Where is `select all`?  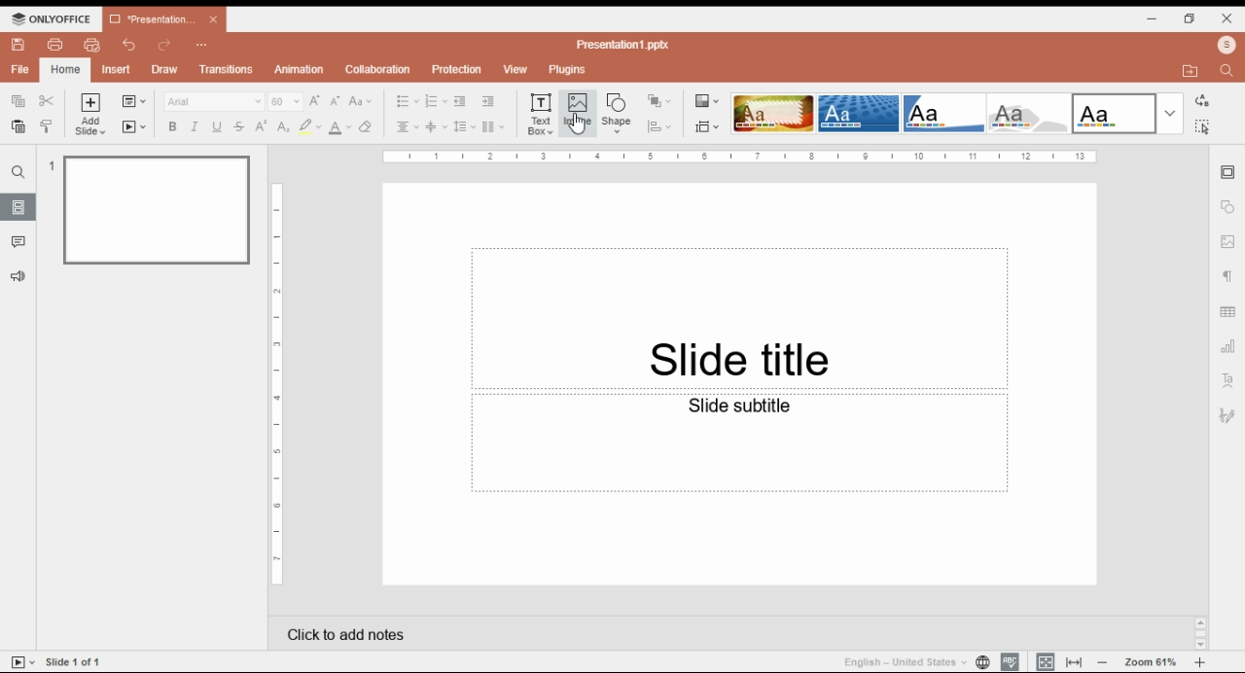 select all is located at coordinates (1201, 125).